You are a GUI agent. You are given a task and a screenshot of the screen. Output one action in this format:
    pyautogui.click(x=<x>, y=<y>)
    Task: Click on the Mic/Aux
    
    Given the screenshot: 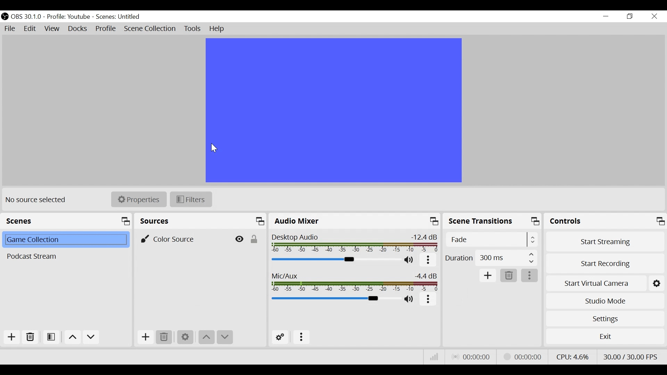 What is the action you would take?
    pyautogui.click(x=355, y=281)
    